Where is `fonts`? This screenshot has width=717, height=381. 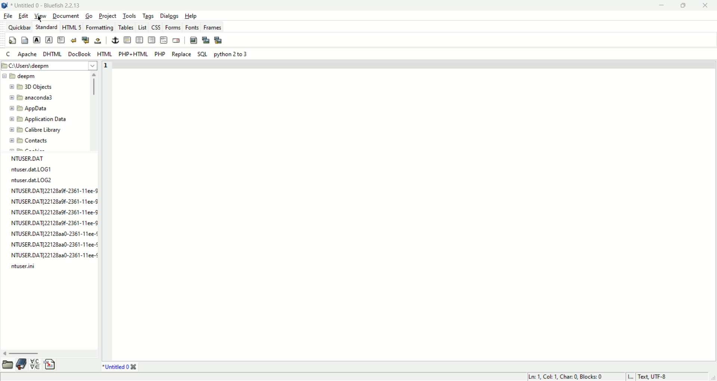
fonts is located at coordinates (192, 27).